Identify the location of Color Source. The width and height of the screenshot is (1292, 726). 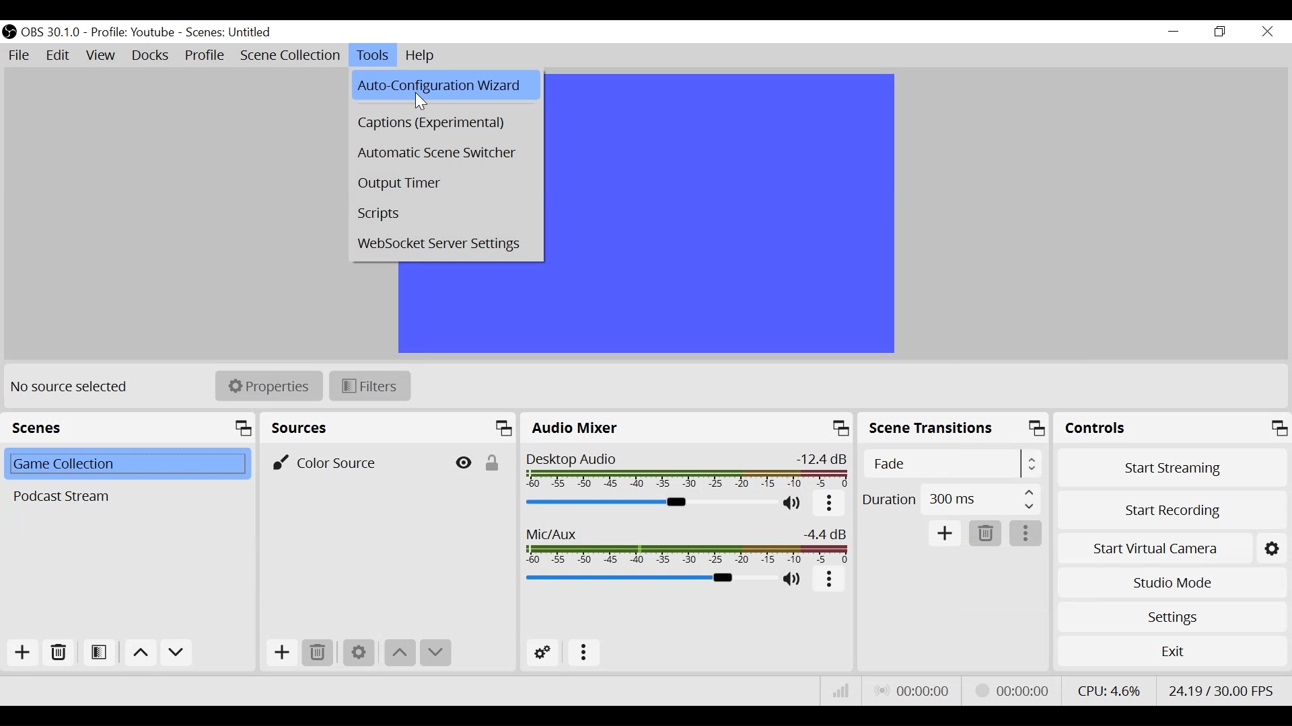
(351, 461).